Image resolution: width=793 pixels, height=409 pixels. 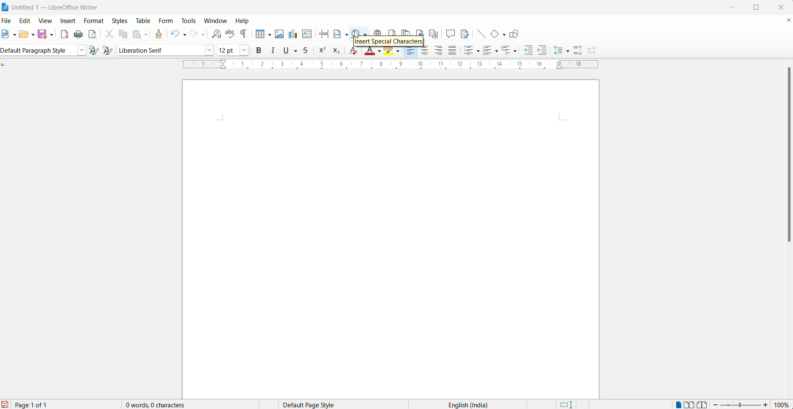 I want to click on italic, so click(x=275, y=51).